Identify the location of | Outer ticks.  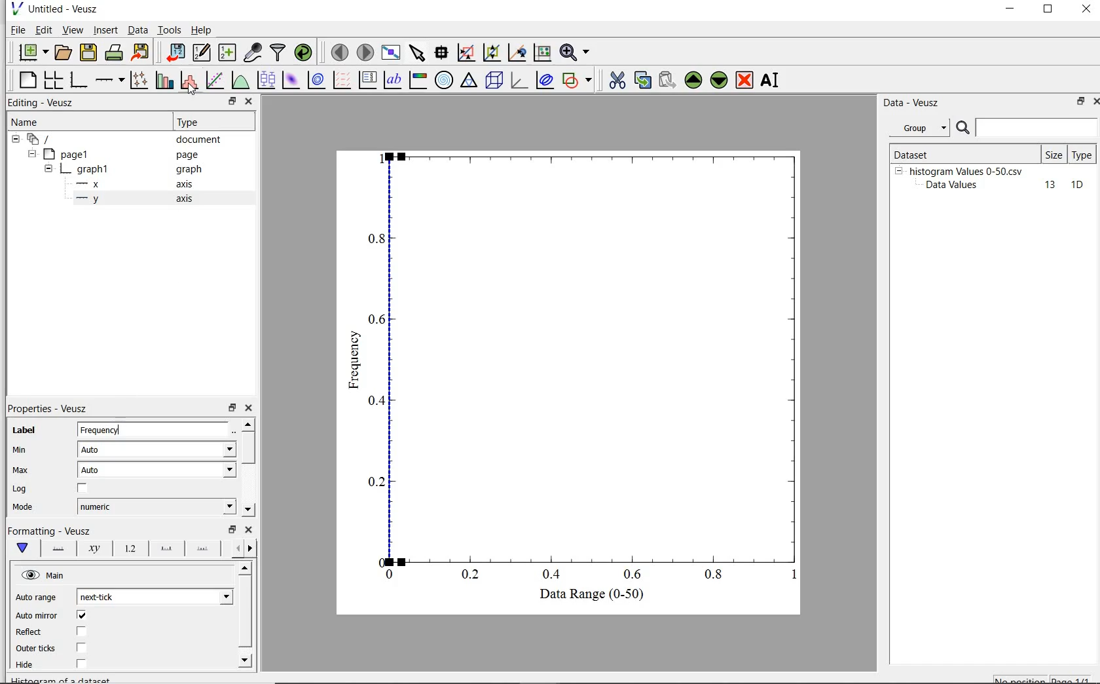
(37, 648).